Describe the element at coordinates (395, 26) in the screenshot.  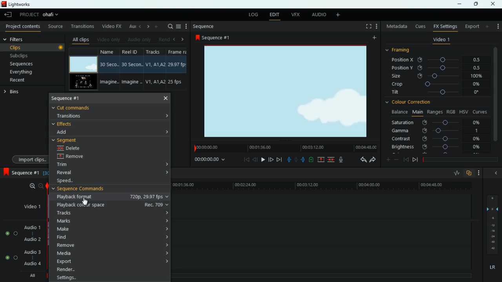
I see `metadata` at that location.